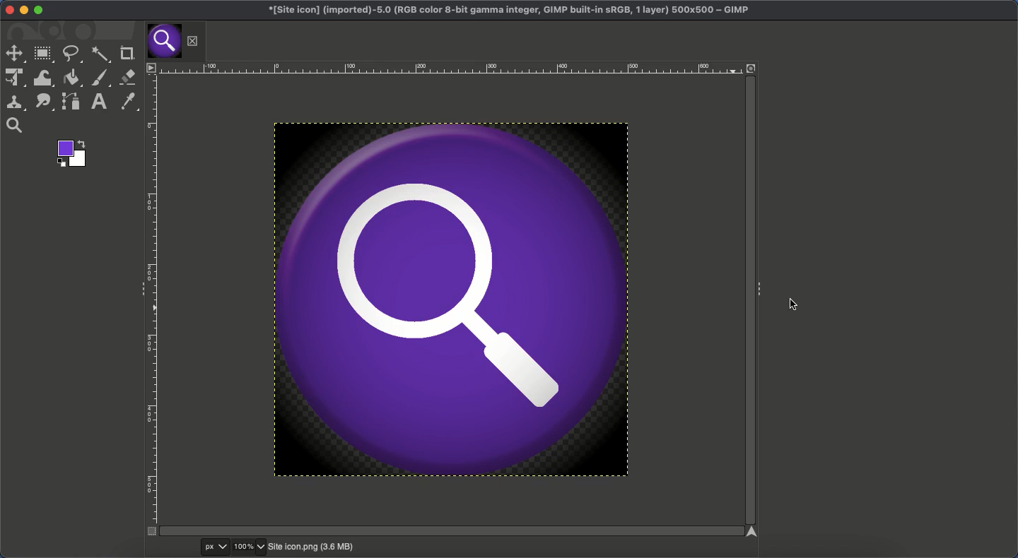  What do you see at coordinates (71, 101) in the screenshot?
I see `Path` at bounding box center [71, 101].